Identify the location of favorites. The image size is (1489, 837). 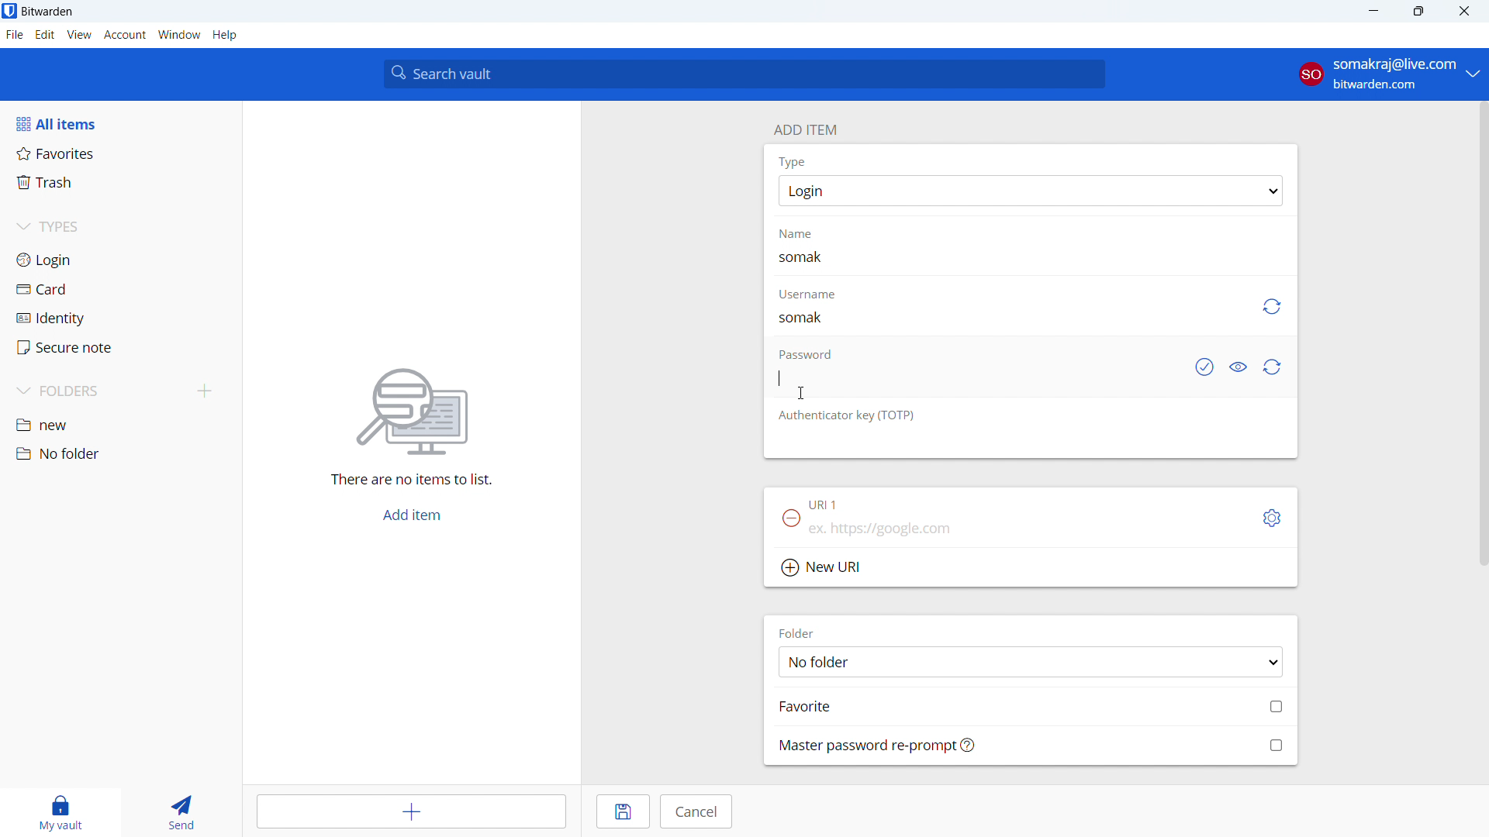
(121, 153).